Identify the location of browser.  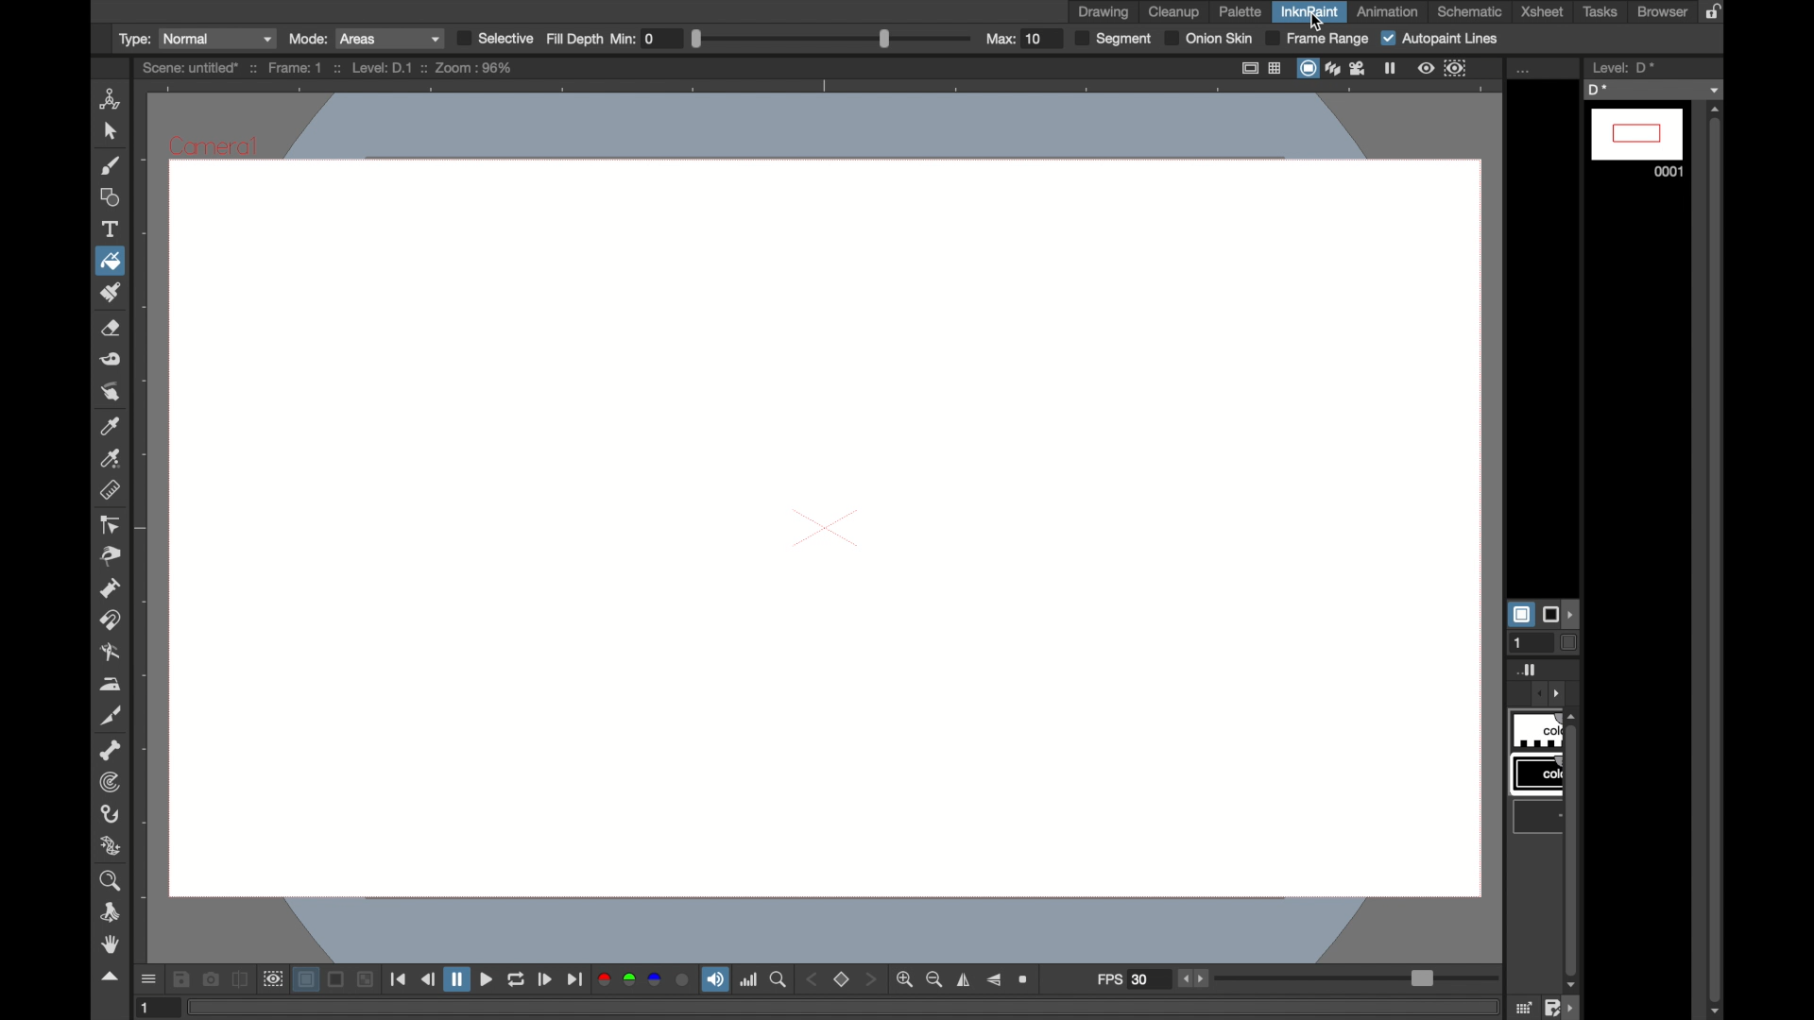
(1663, 11).